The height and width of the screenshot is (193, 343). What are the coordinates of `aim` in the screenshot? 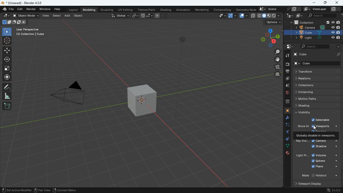 It's located at (7, 41).